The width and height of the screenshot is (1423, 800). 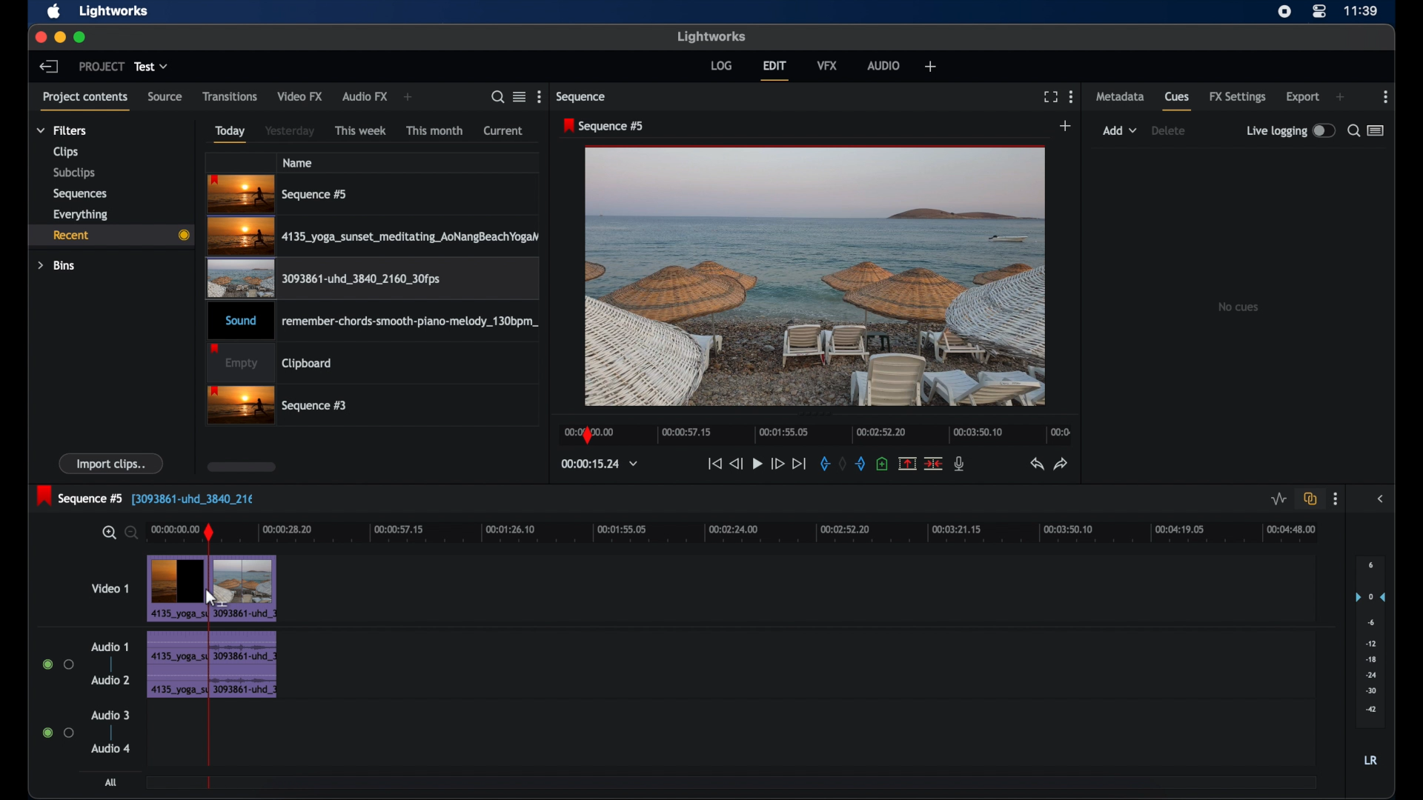 What do you see at coordinates (222, 500) in the screenshot?
I see `track name` at bounding box center [222, 500].